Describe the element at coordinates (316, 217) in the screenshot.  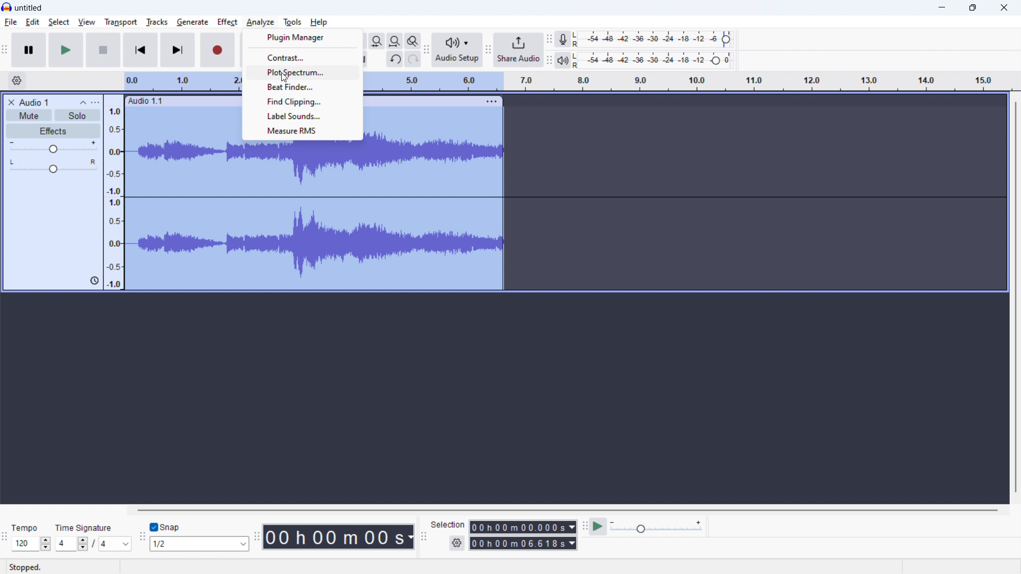
I see `track selected` at that location.